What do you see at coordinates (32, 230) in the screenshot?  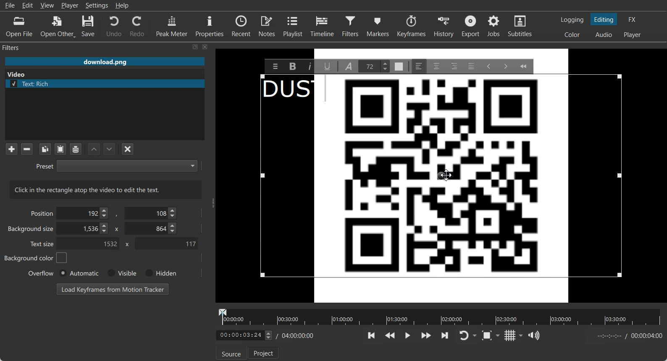 I see `Background size` at bounding box center [32, 230].